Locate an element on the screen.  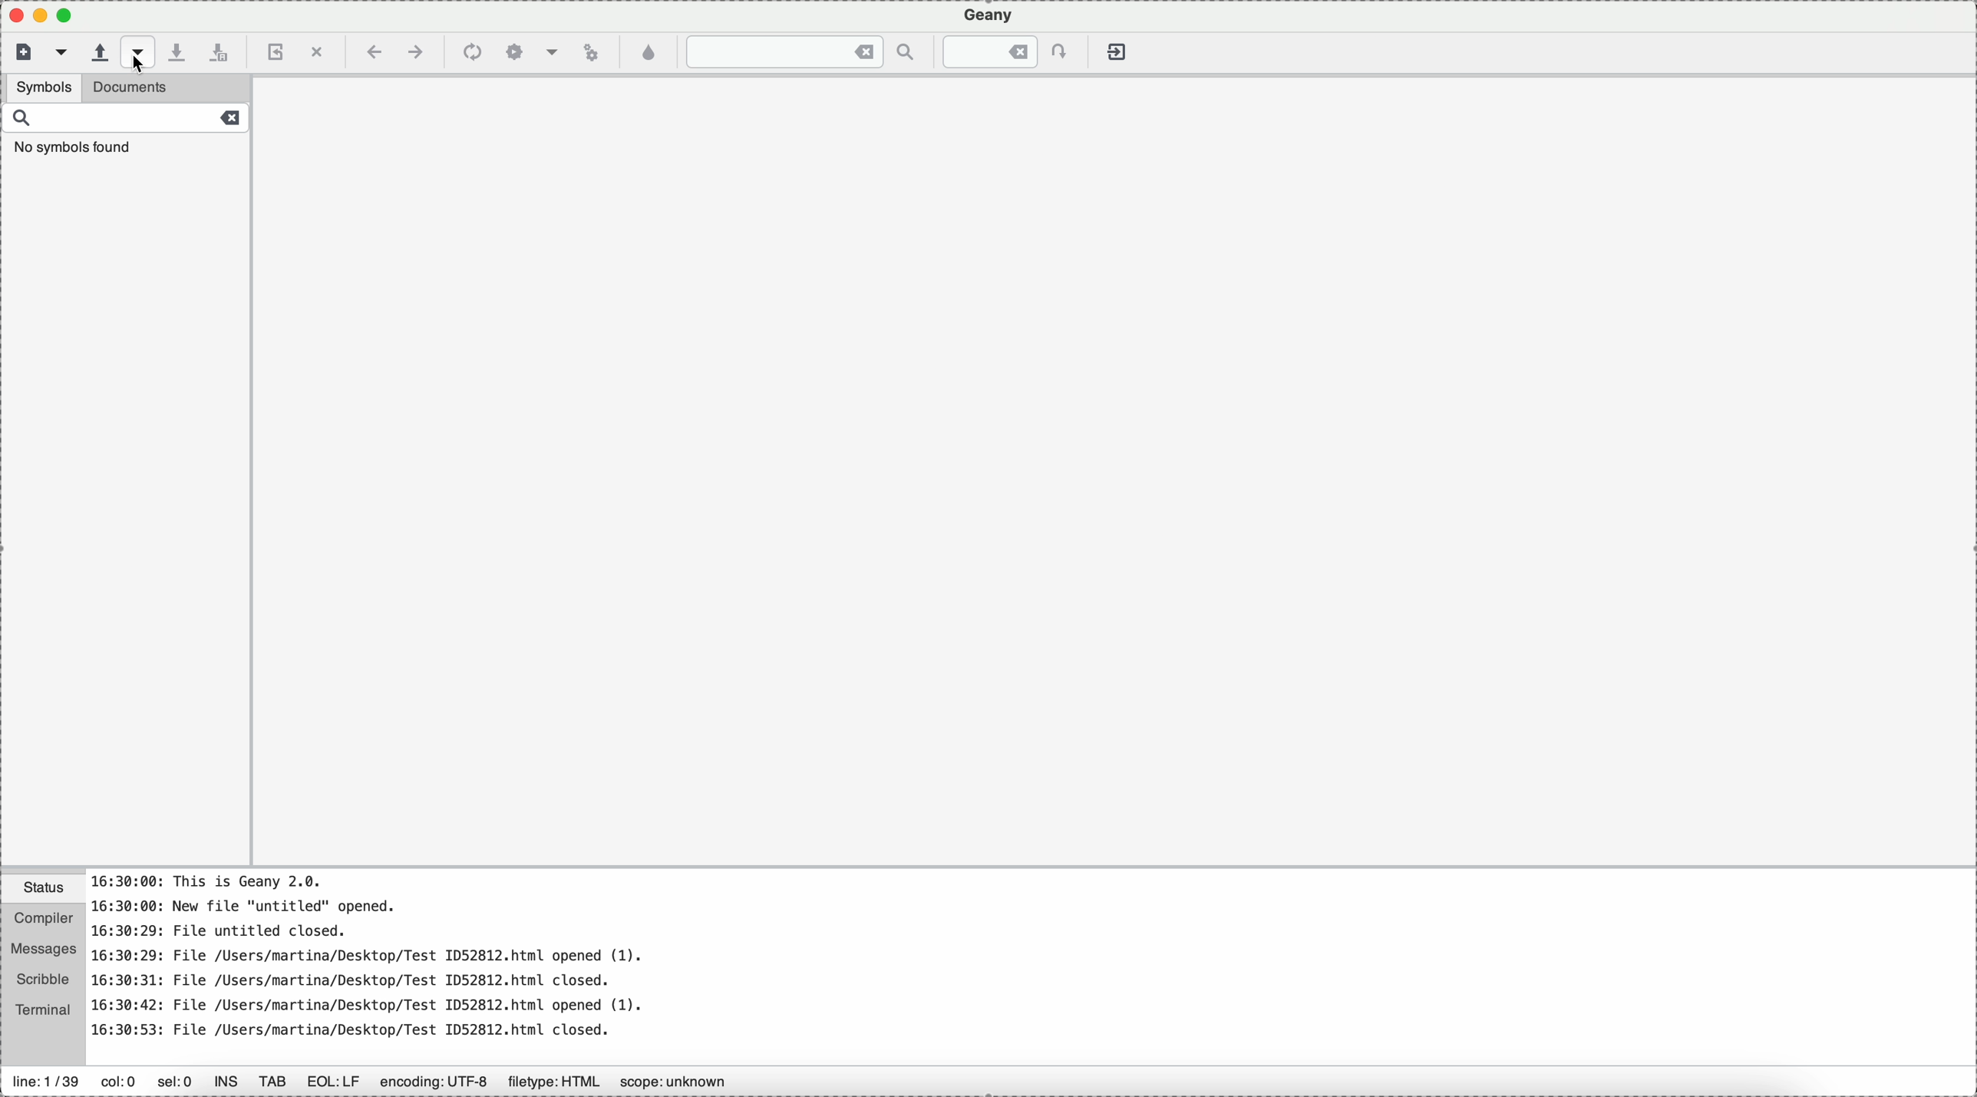
maximize is located at coordinates (42, 14).